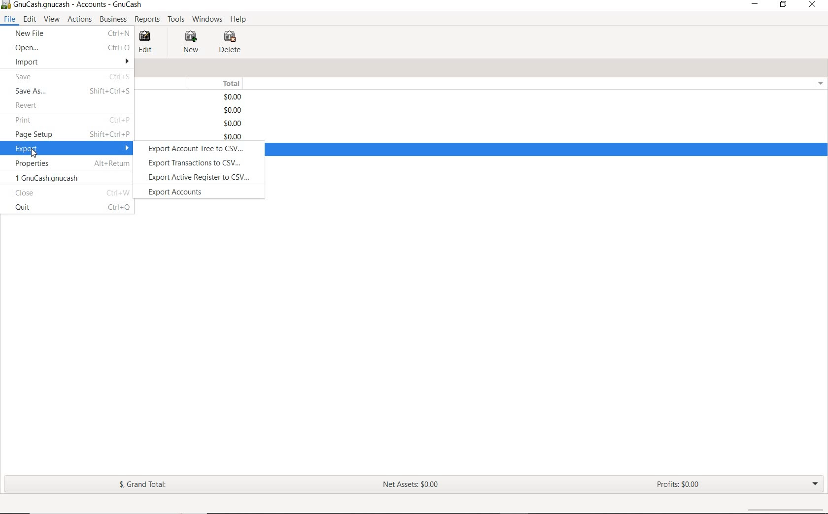 Image resolution: width=828 pixels, height=514 pixels. I want to click on $0.00, so click(233, 123).